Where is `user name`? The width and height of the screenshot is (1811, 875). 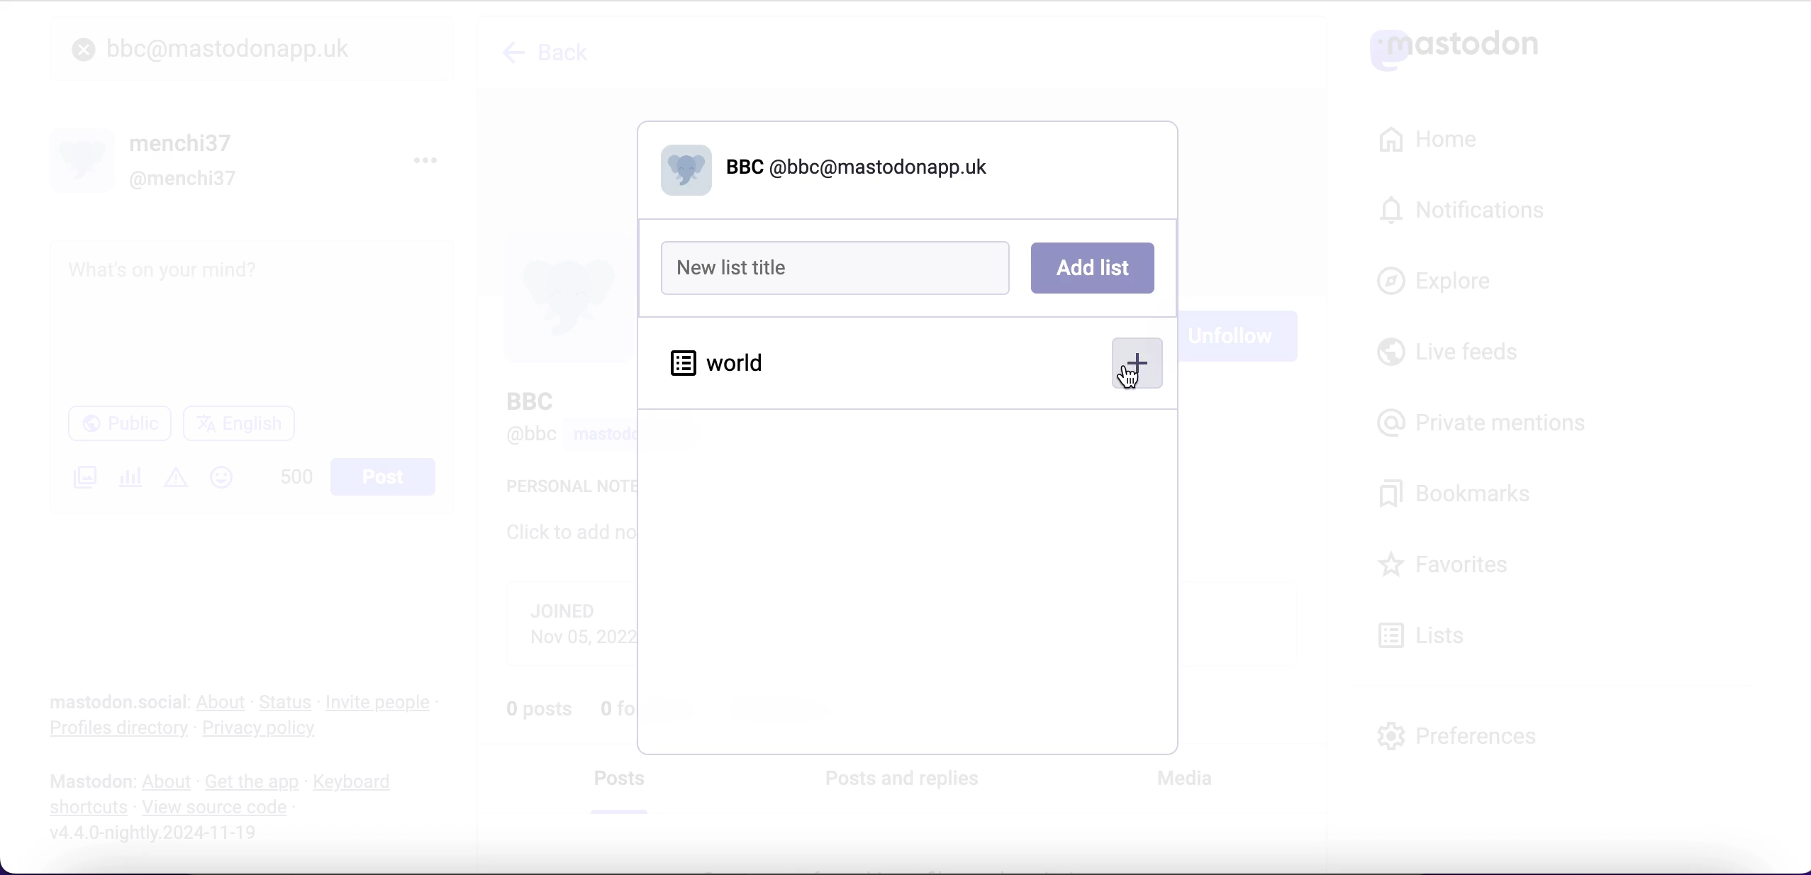 user name is located at coordinates (147, 160).